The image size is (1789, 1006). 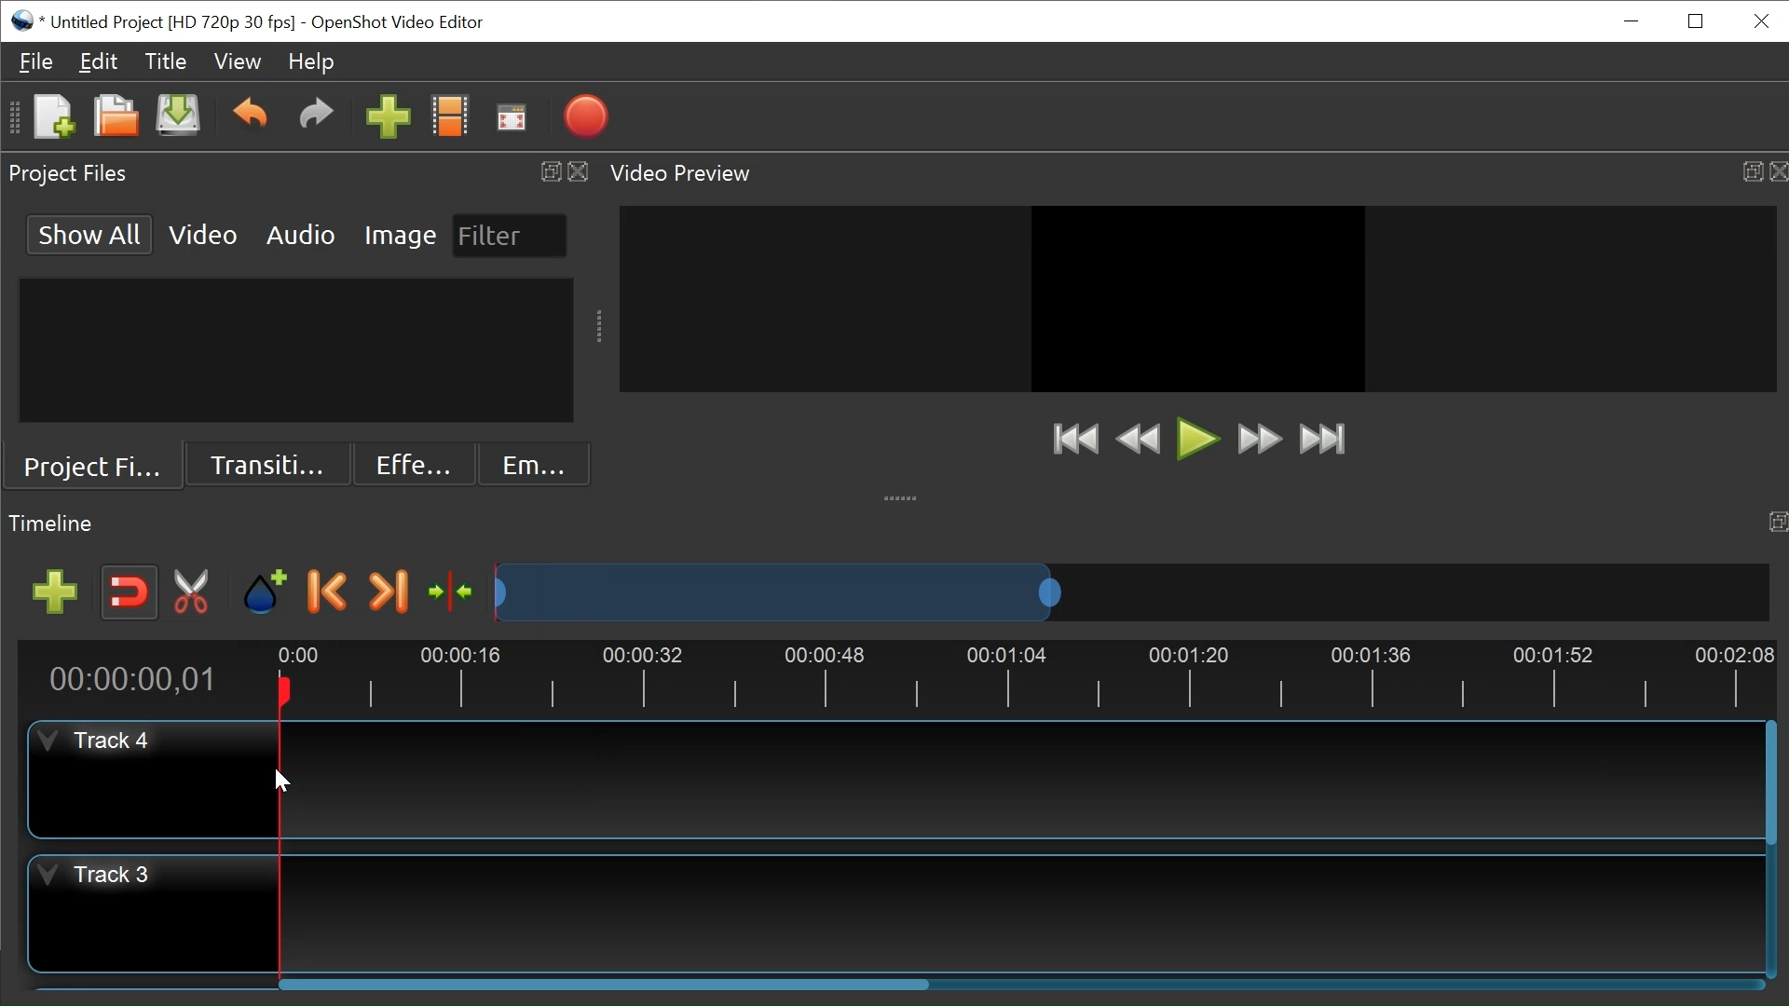 I want to click on View, so click(x=238, y=62).